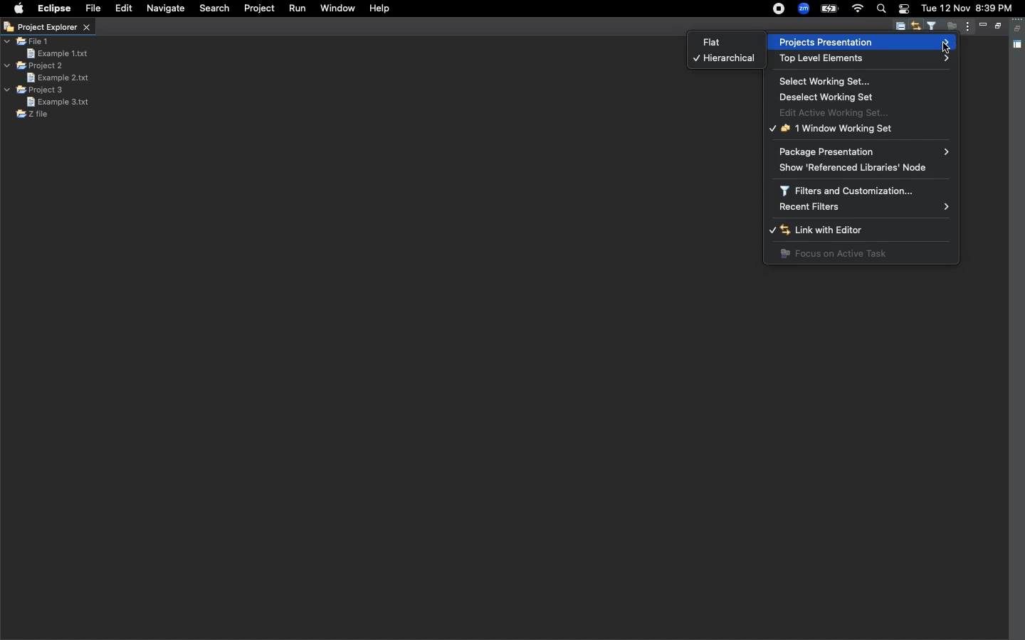 The image size is (1025, 640). What do you see at coordinates (840, 231) in the screenshot?
I see `Link with editor` at bounding box center [840, 231].